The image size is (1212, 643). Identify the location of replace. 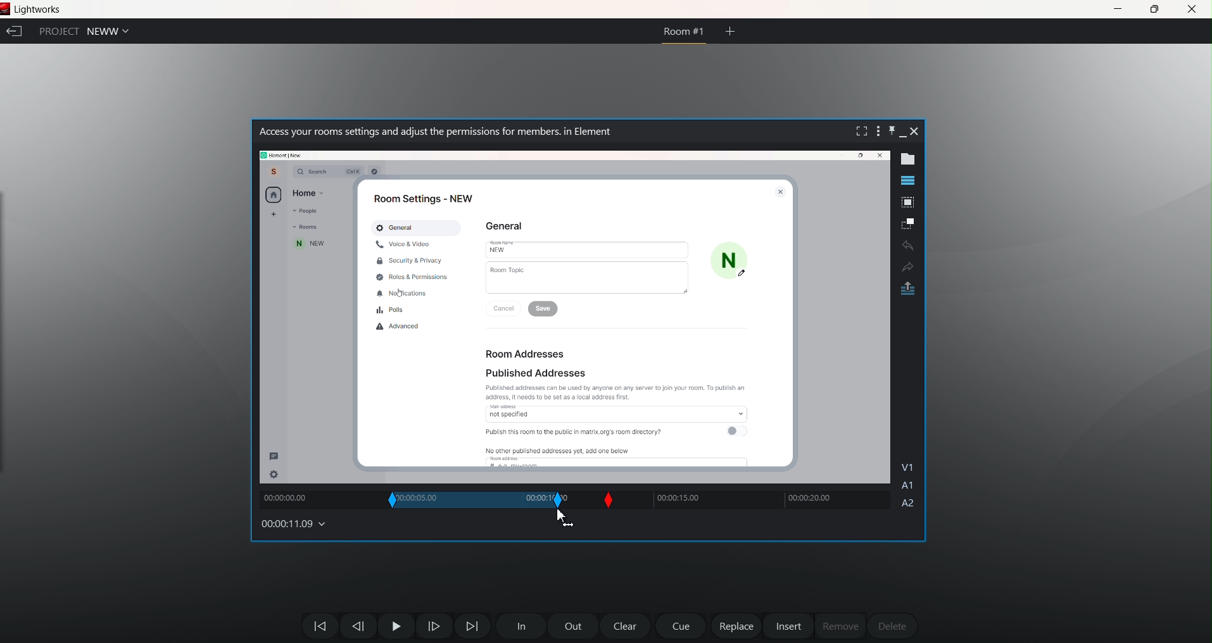
(733, 625).